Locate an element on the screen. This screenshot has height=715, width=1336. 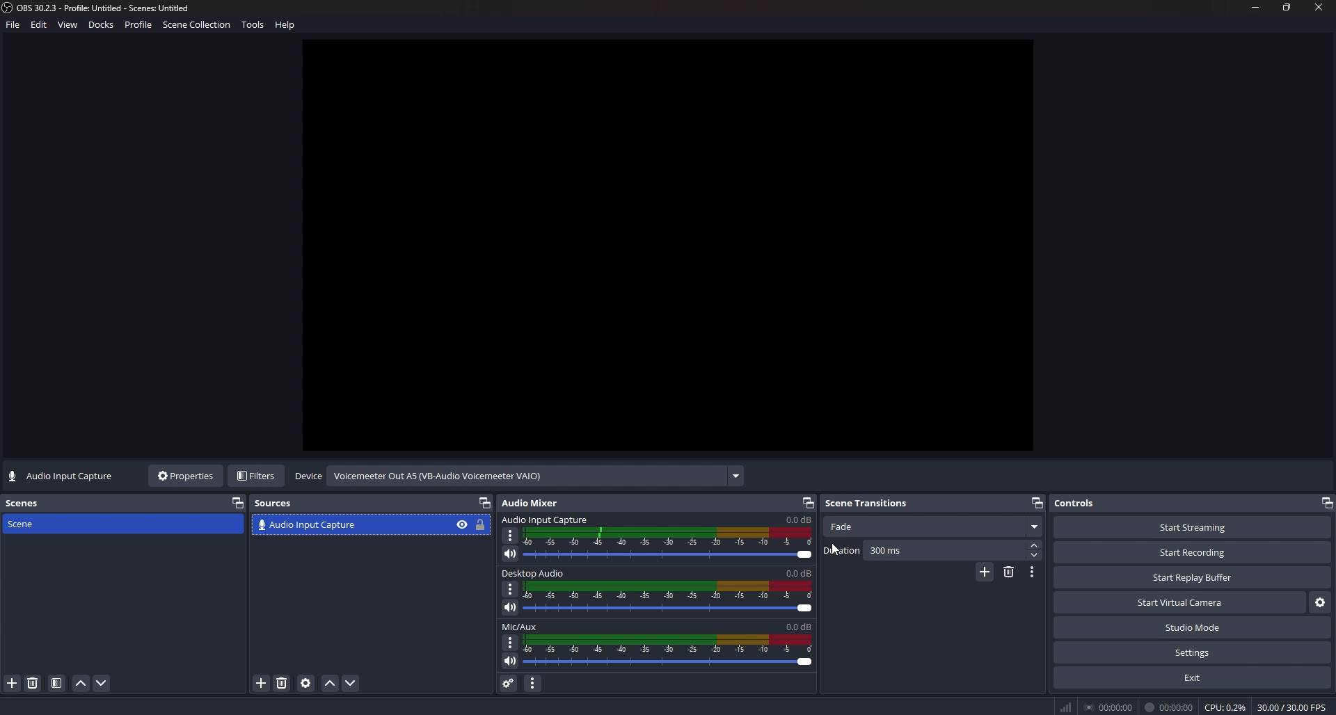
mute is located at coordinates (510, 607).